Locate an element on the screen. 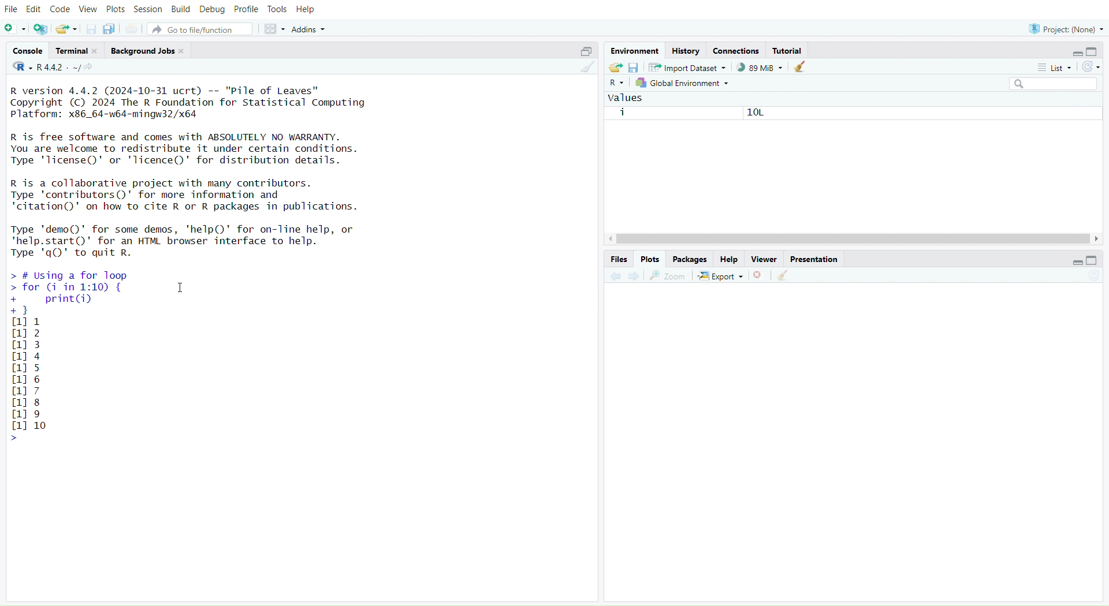  terminal is located at coordinates (77, 51).